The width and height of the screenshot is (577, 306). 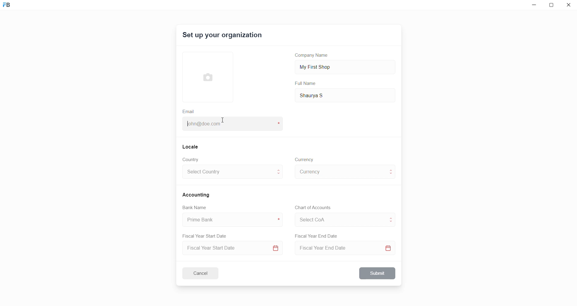 What do you see at coordinates (223, 36) in the screenshot?
I see `Set up your organization` at bounding box center [223, 36].